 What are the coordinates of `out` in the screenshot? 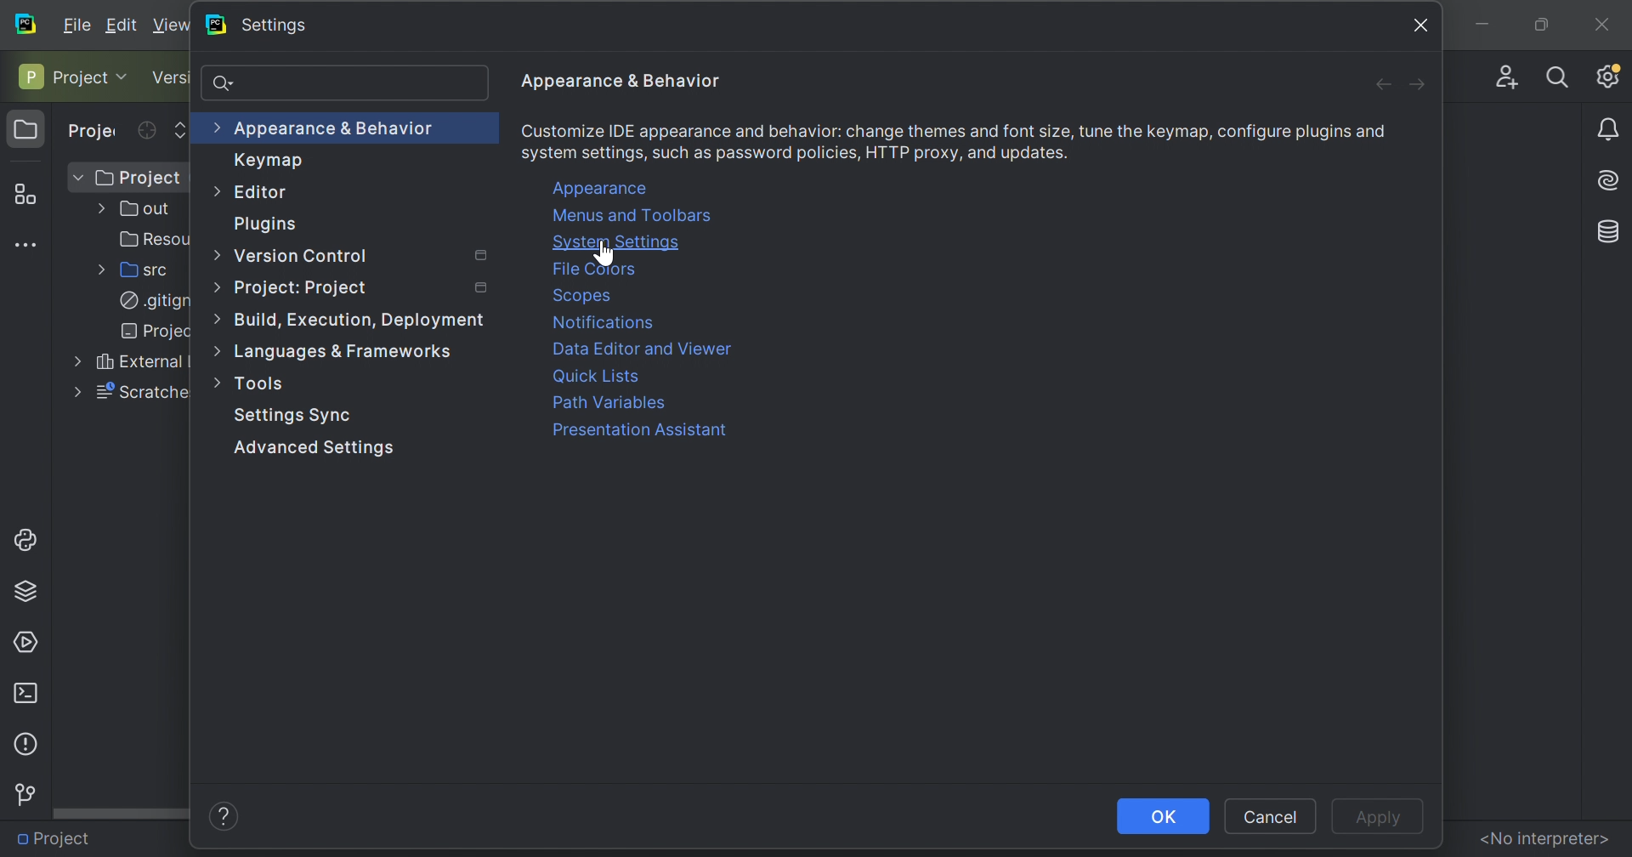 It's located at (140, 209).